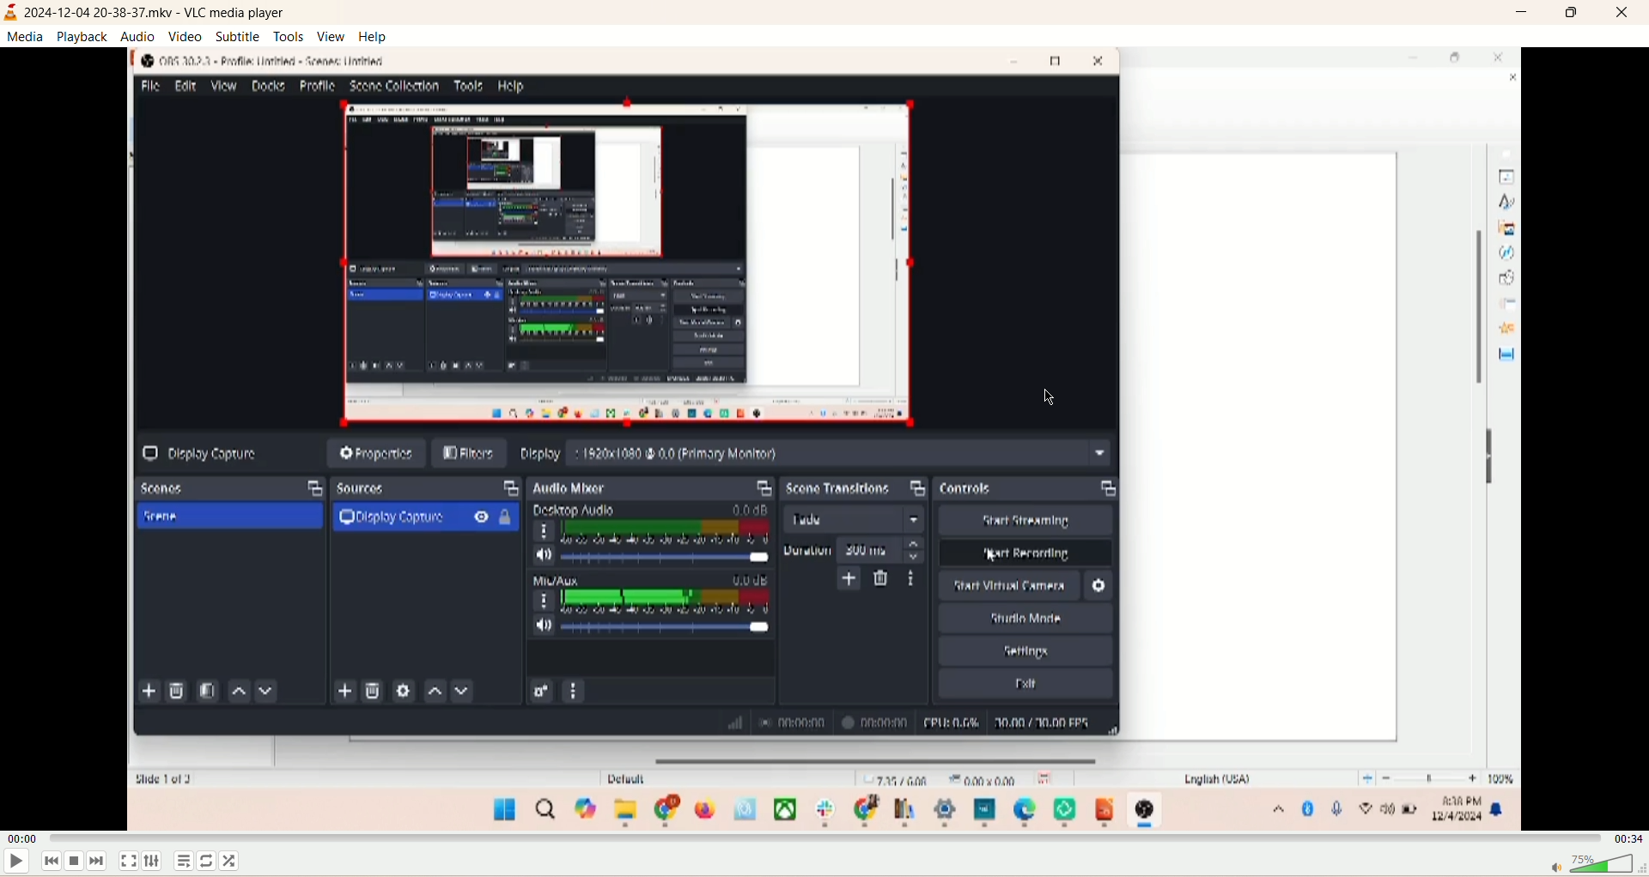  What do you see at coordinates (10, 12) in the screenshot?
I see `logo` at bounding box center [10, 12].